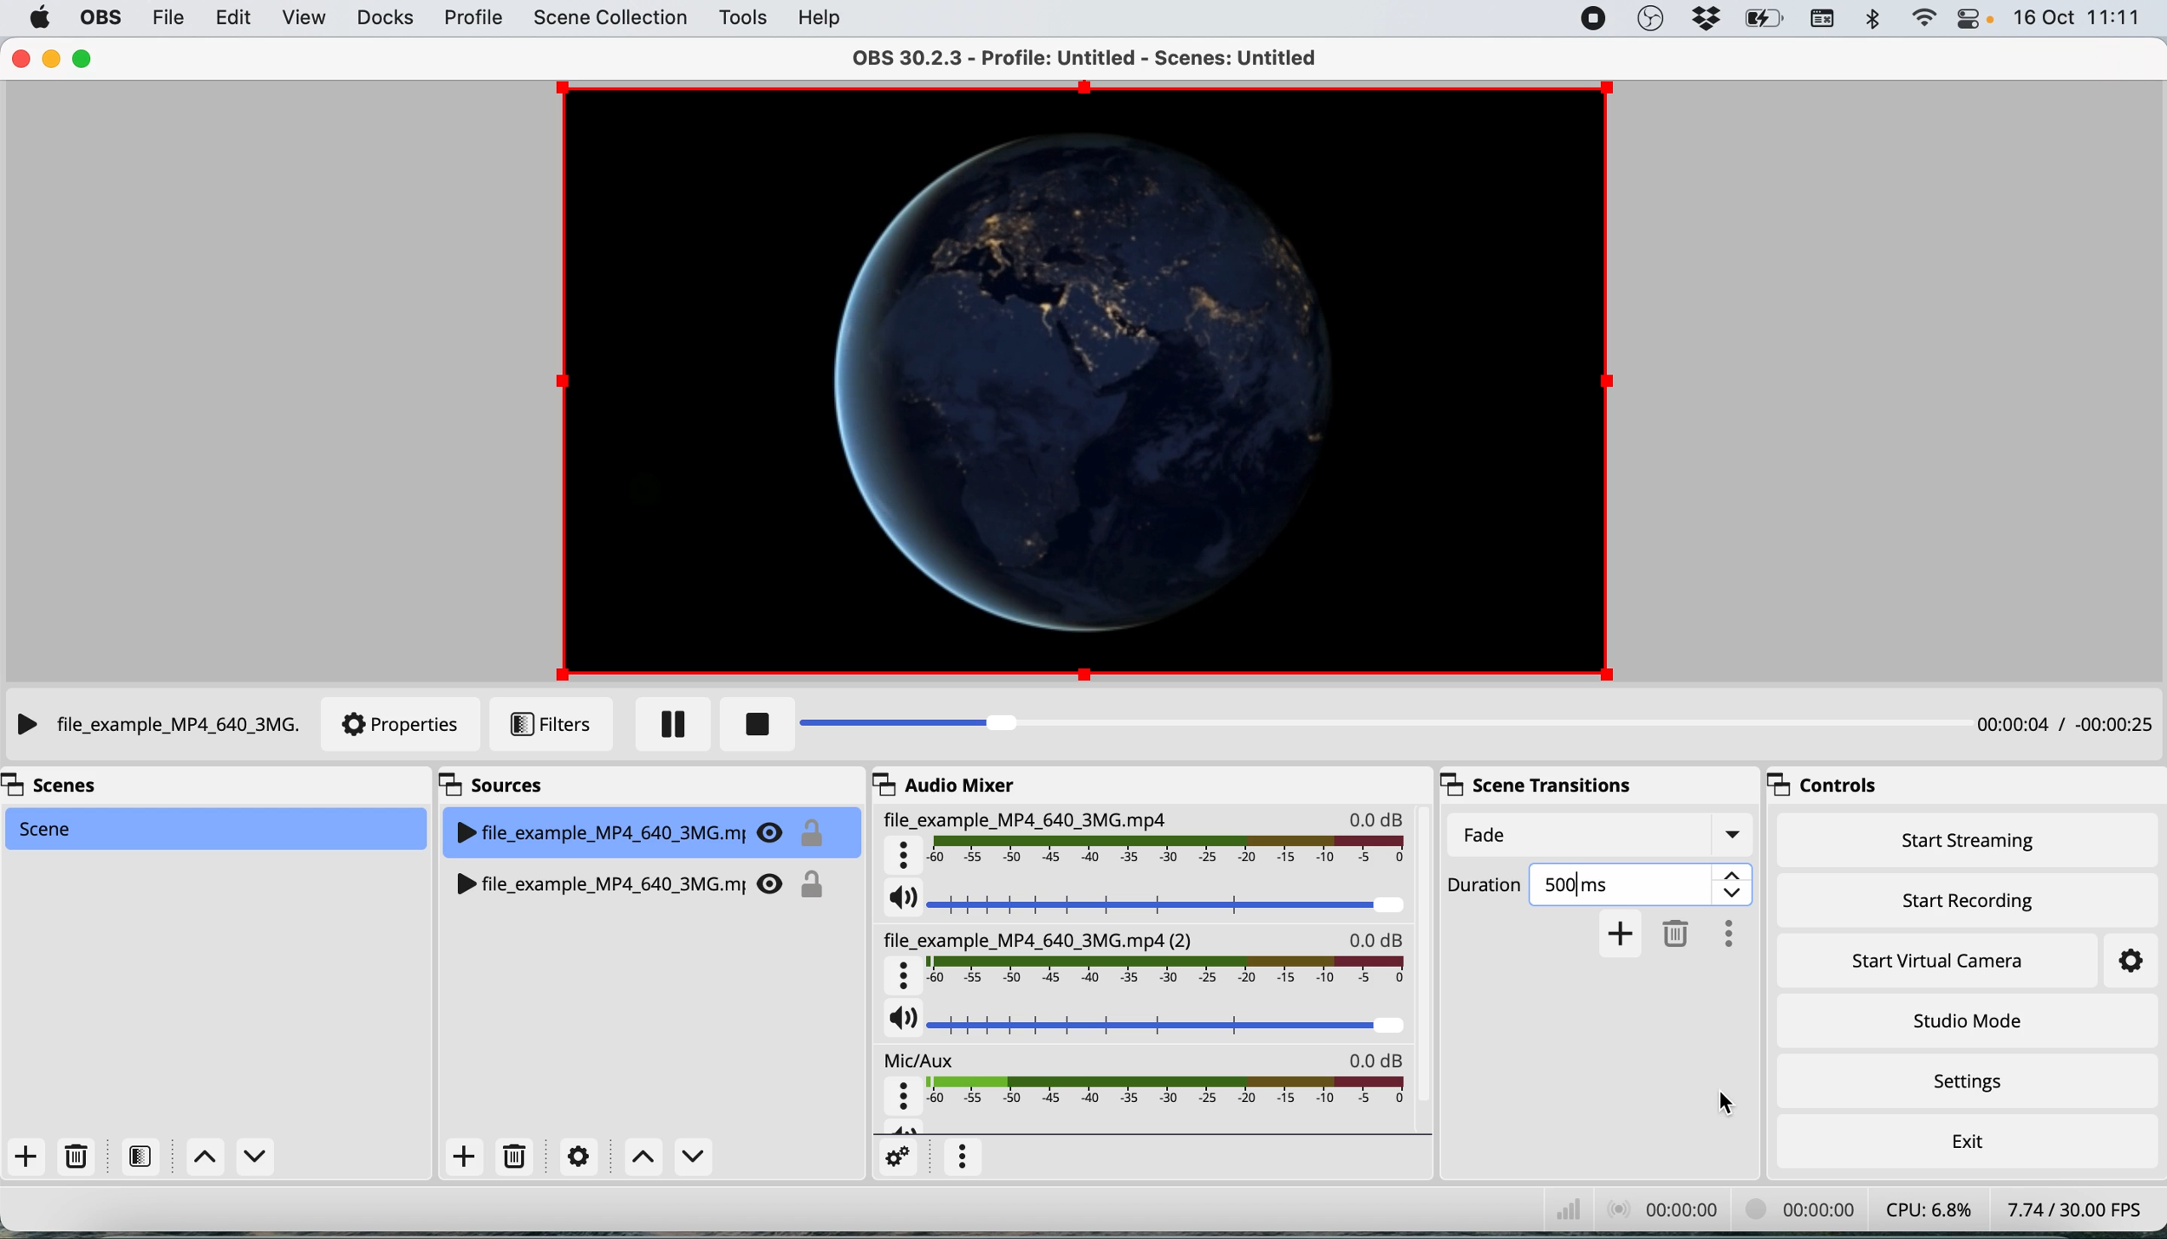 The height and width of the screenshot is (1239, 2167). Describe the element at coordinates (155, 725) in the screenshot. I see `current source` at that location.